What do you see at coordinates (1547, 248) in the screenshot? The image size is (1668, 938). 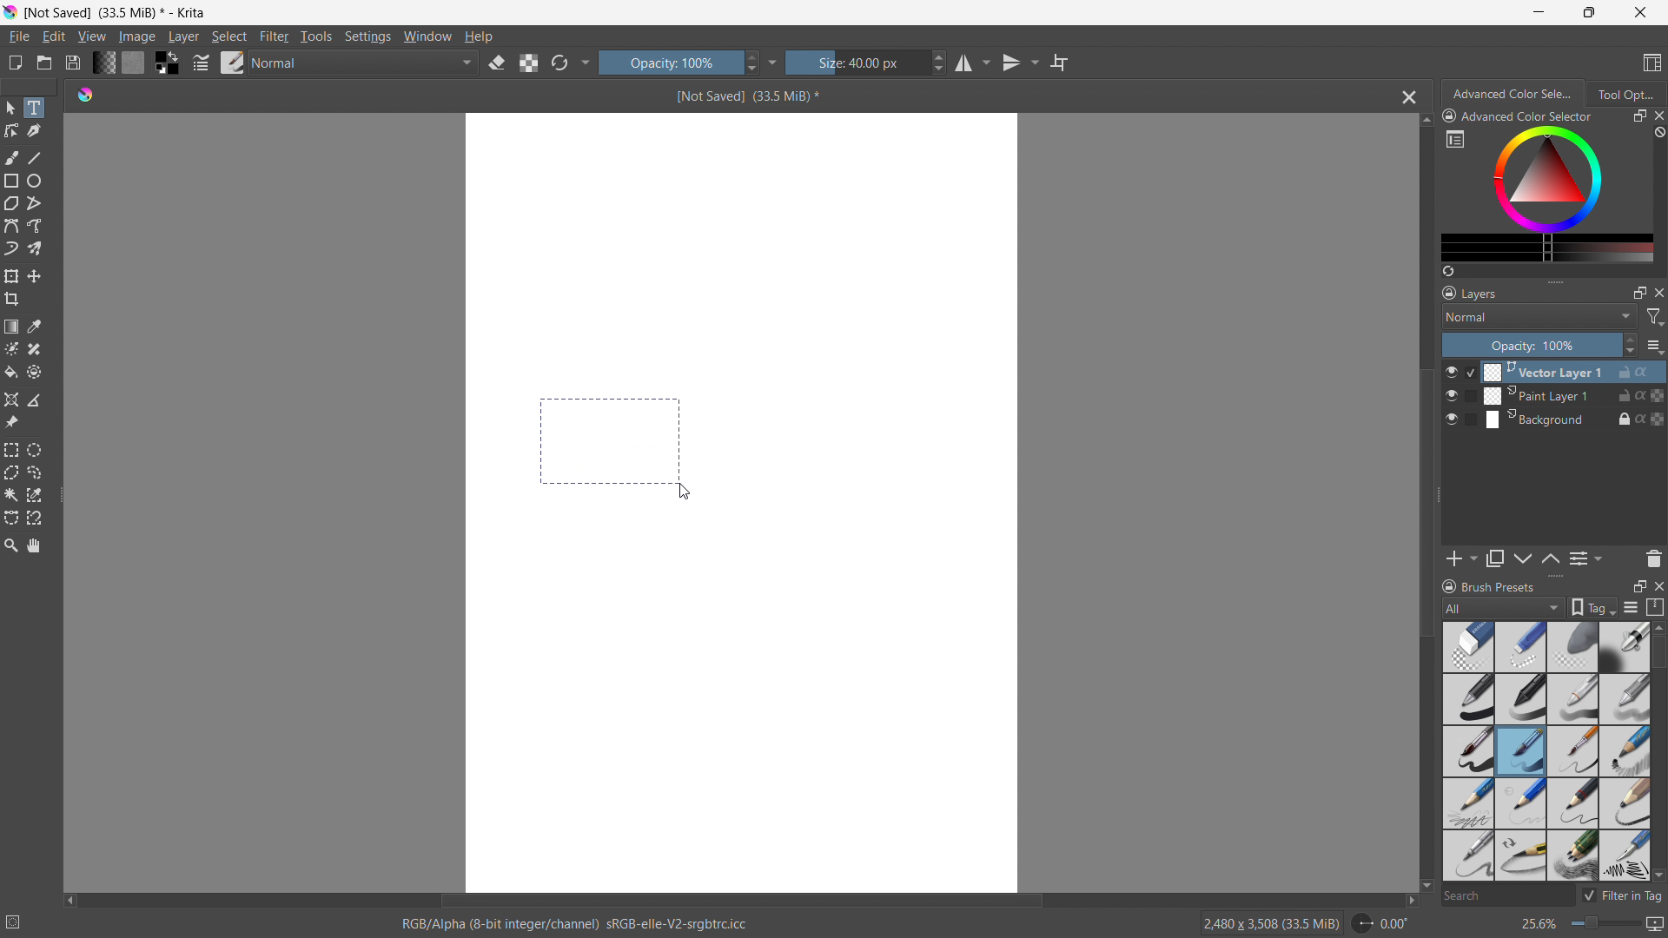 I see `more colors` at bounding box center [1547, 248].